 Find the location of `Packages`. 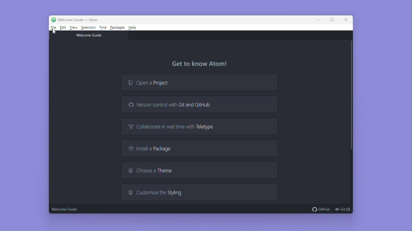

Packages is located at coordinates (117, 27).